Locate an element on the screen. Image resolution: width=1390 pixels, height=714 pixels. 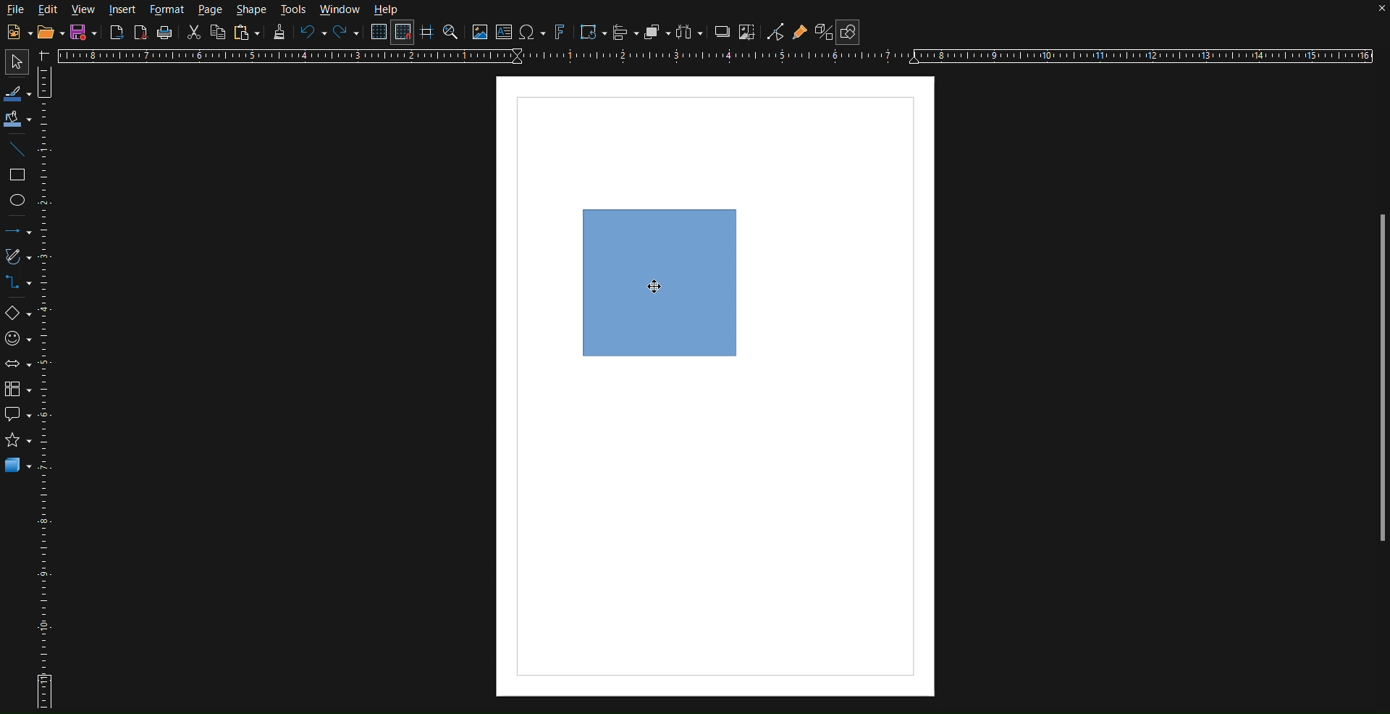
Display Grid is located at coordinates (377, 34).